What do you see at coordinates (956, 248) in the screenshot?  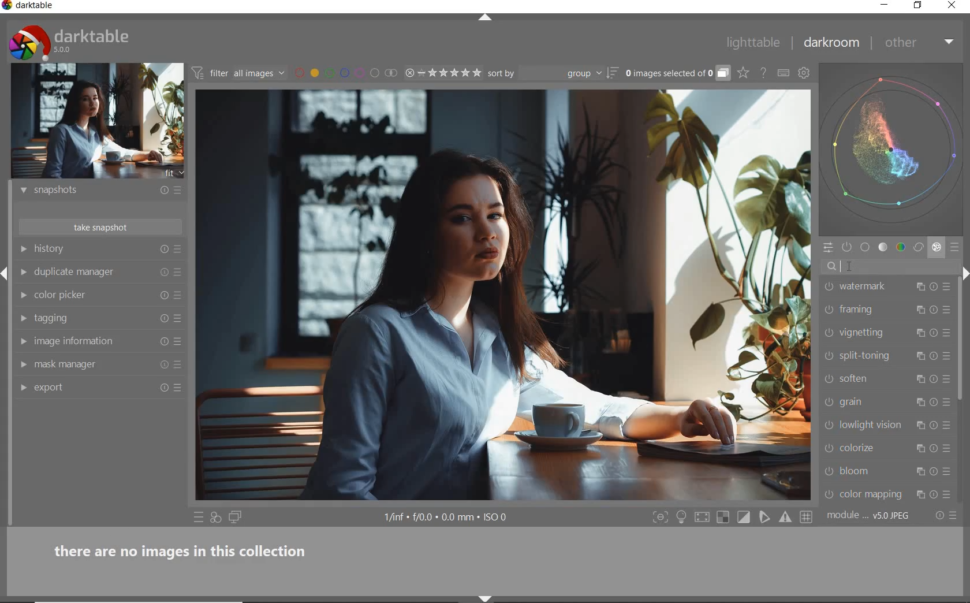 I see `presets` at bounding box center [956, 248].